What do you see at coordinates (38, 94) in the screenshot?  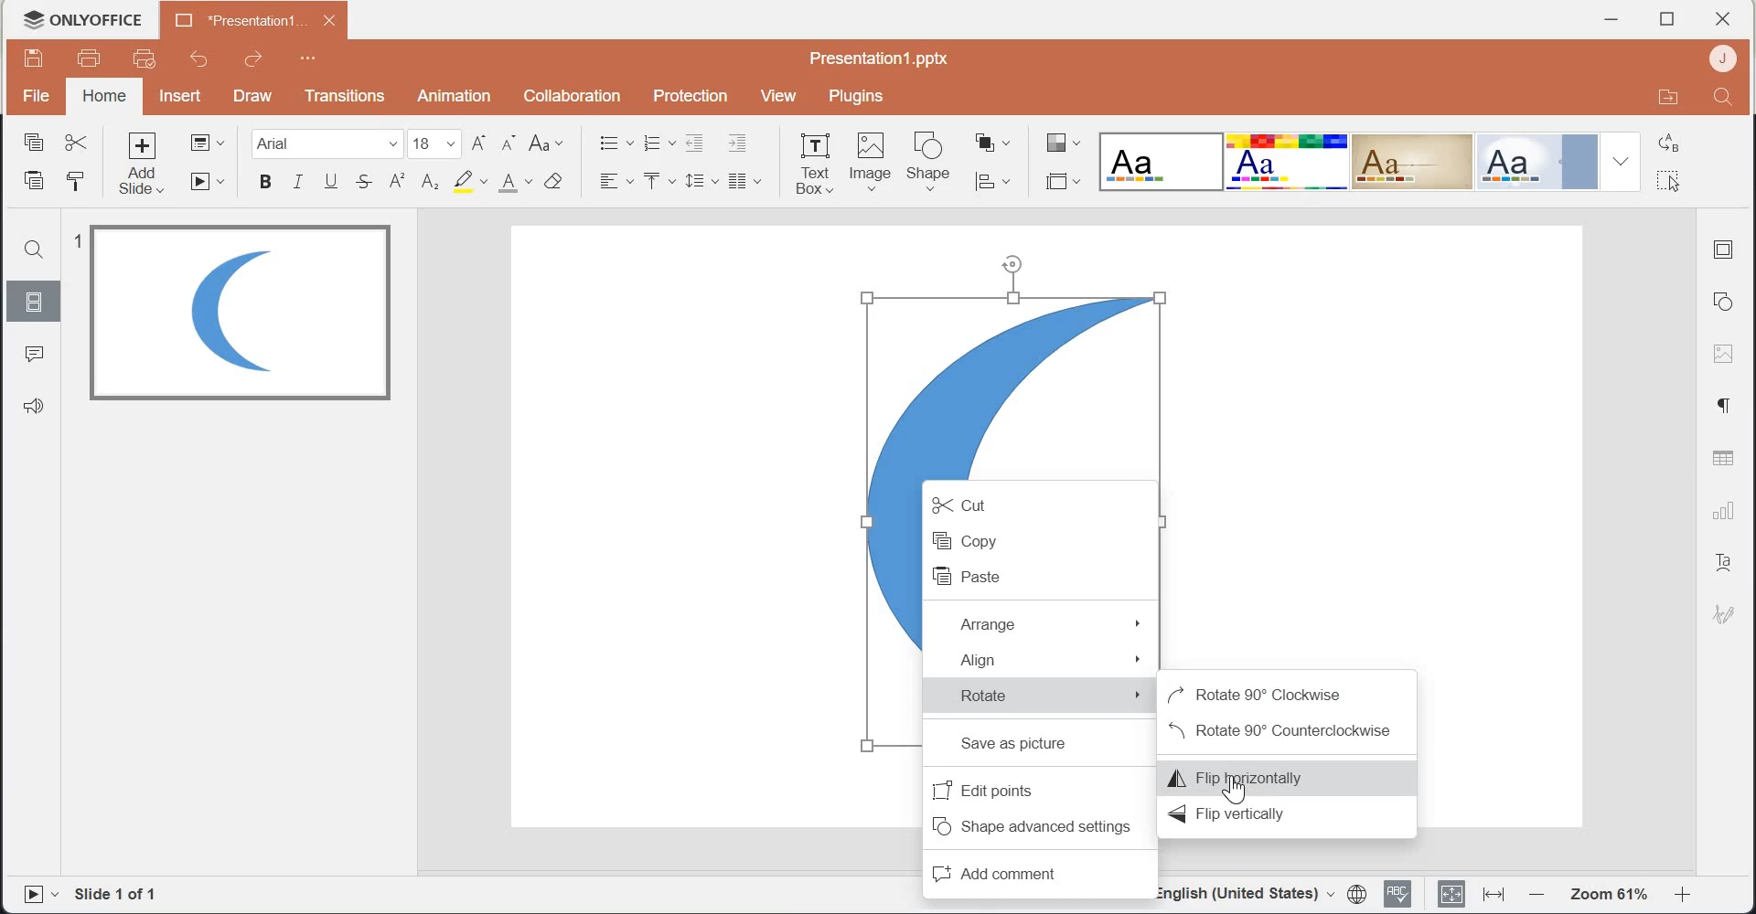 I see `File` at bounding box center [38, 94].